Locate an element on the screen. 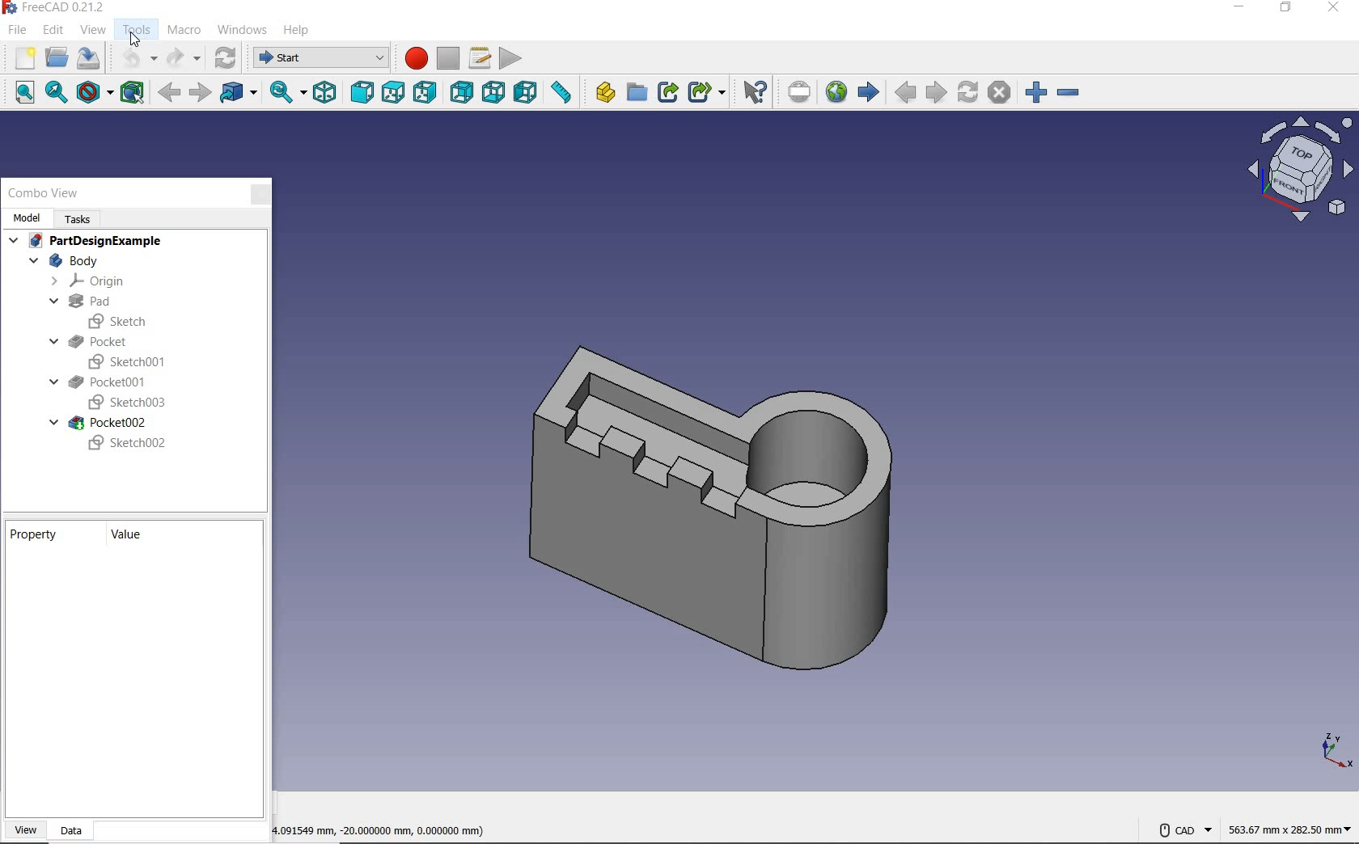  Sketch003 is located at coordinates (125, 403).